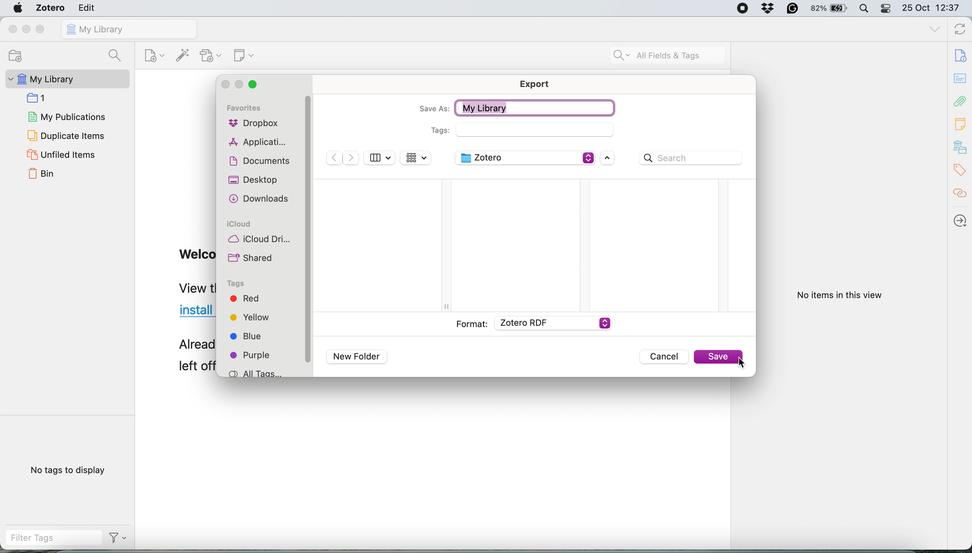  What do you see at coordinates (18, 8) in the screenshot?
I see `system logo` at bounding box center [18, 8].